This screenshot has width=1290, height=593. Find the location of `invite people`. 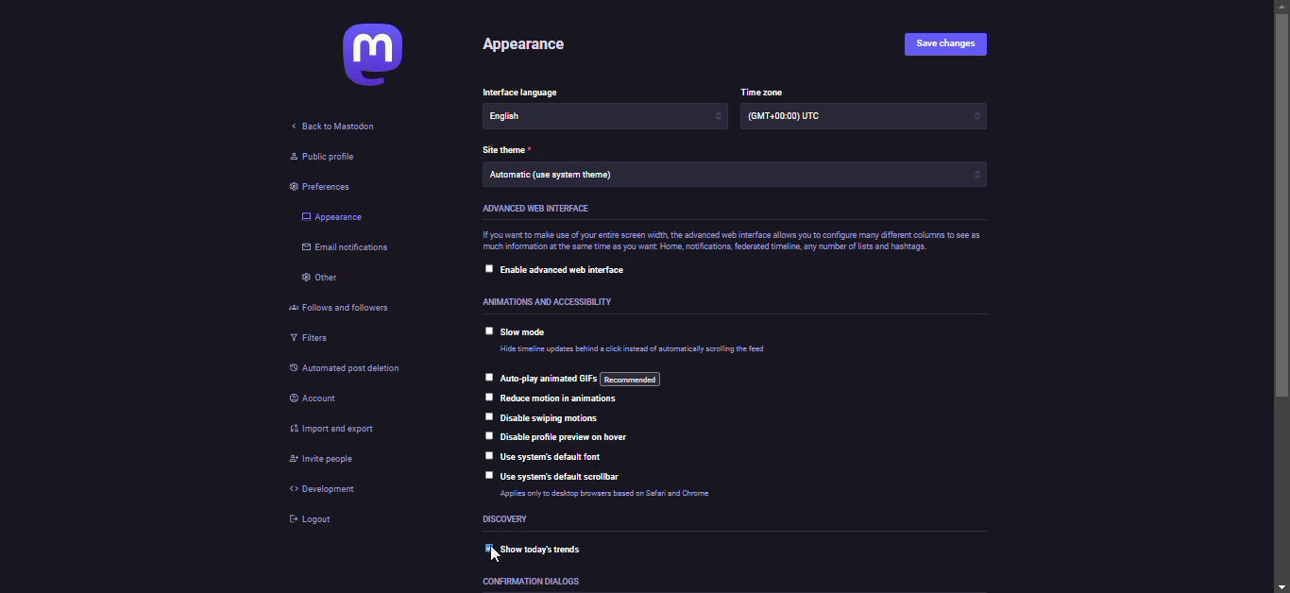

invite people is located at coordinates (320, 461).